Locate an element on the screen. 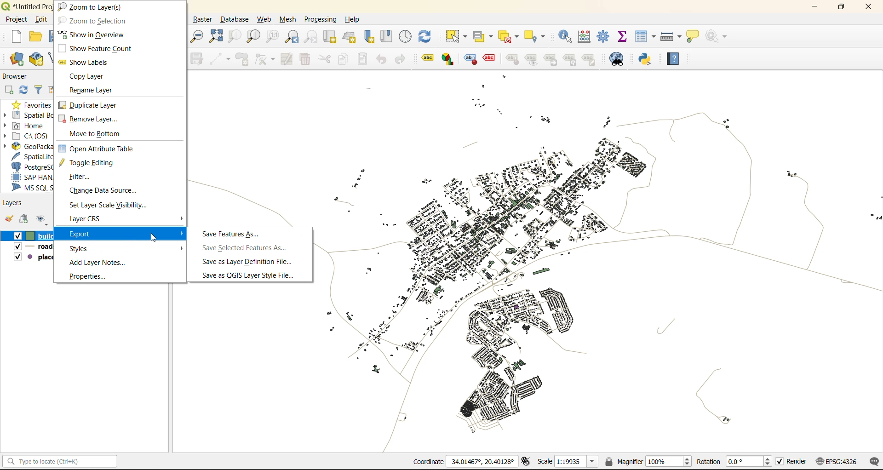  toggle editing is located at coordinates (89, 163).